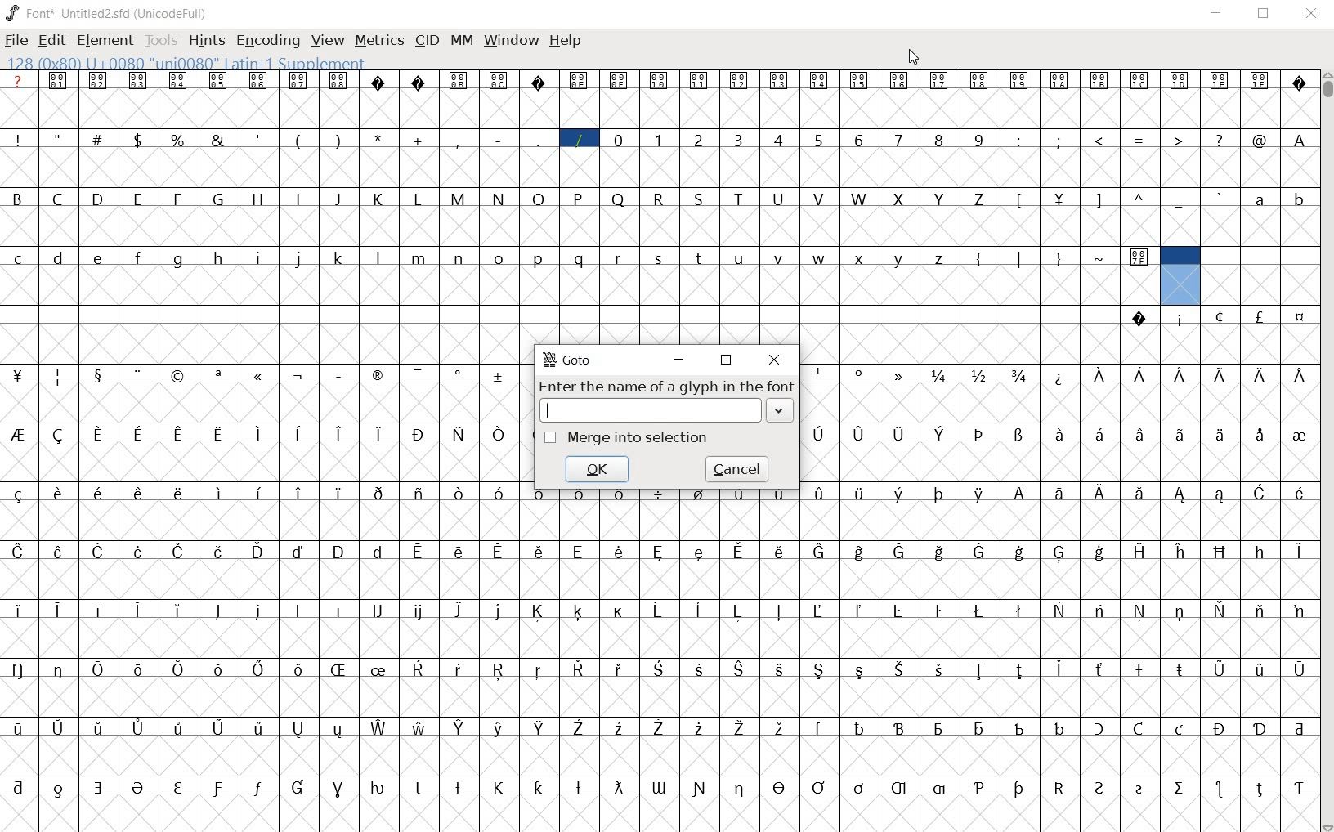 The width and height of the screenshot is (1334, 832). What do you see at coordinates (1218, 669) in the screenshot?
I see `` at bounding box center [1218, 669].